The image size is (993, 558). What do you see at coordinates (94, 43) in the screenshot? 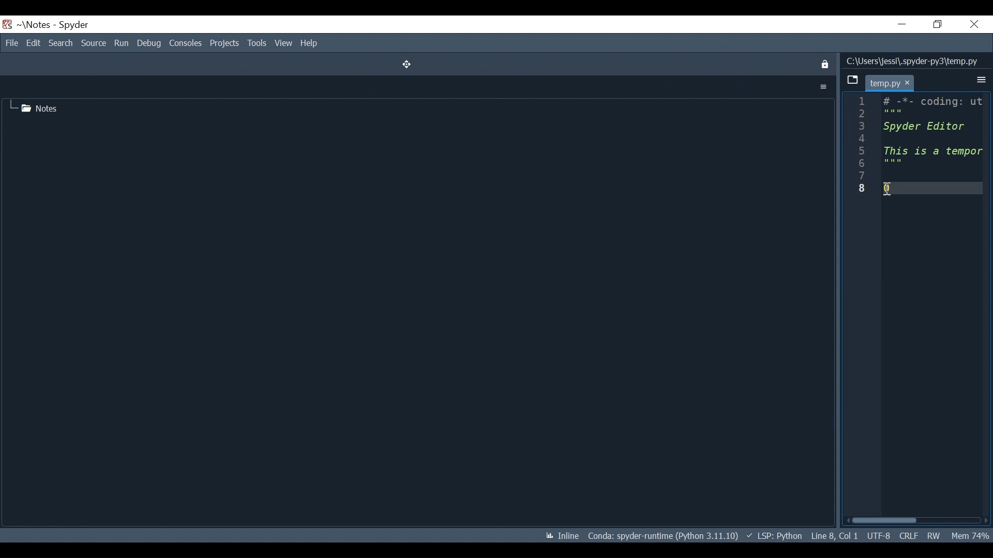
I see `Source` at bounding box center [94, 43].